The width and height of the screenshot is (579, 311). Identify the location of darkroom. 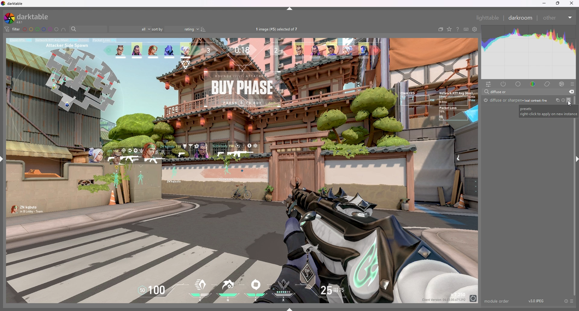
(521, 17).